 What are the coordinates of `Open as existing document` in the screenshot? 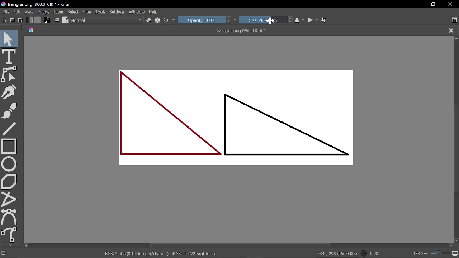 It's located at (13, 20).